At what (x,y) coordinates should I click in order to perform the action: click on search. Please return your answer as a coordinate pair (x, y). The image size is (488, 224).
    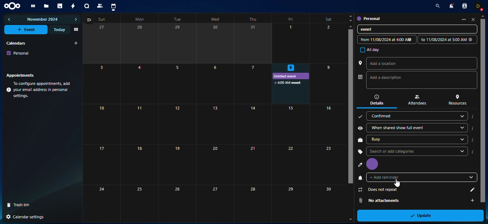
    Looking at the image, I should click on (436, 6).